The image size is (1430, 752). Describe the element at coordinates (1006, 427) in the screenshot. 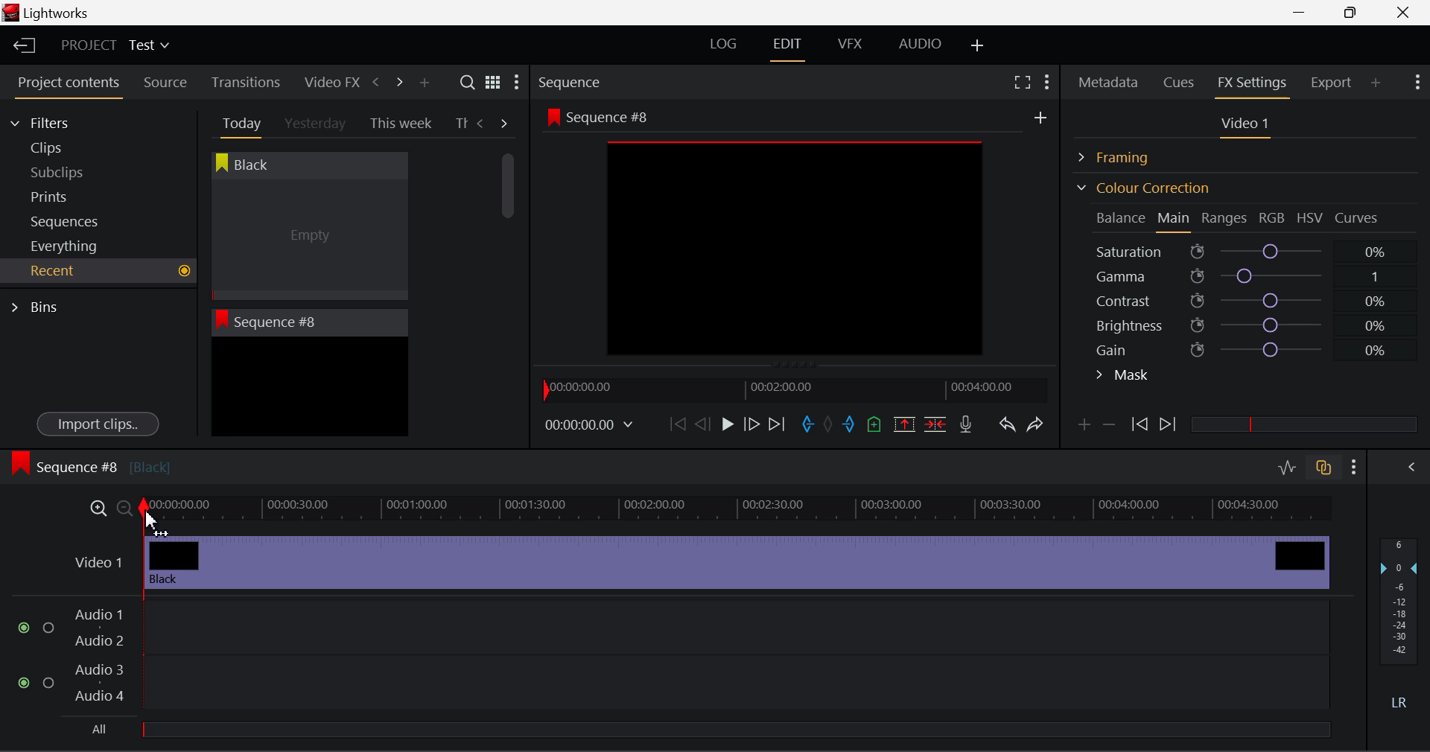

I see `Undo` at that location.